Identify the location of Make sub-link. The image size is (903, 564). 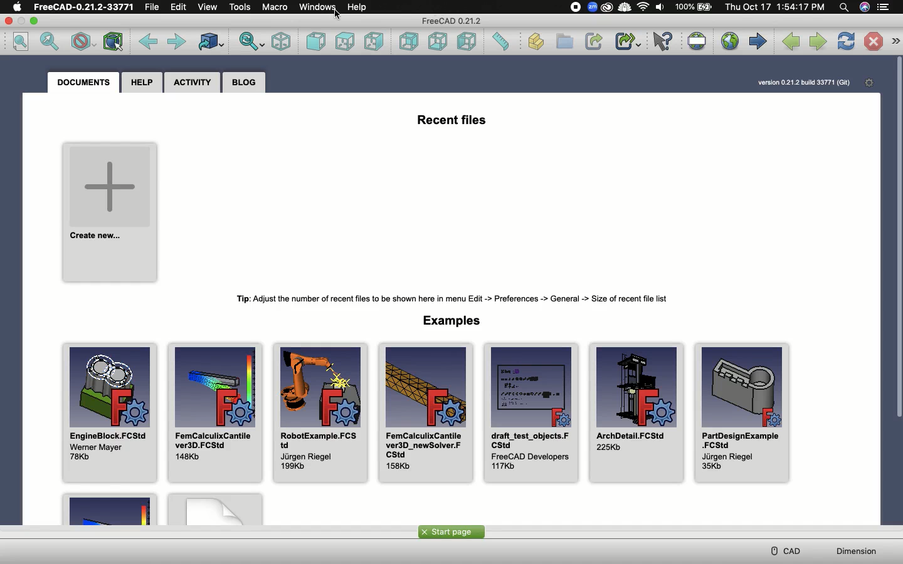
(628, 42).